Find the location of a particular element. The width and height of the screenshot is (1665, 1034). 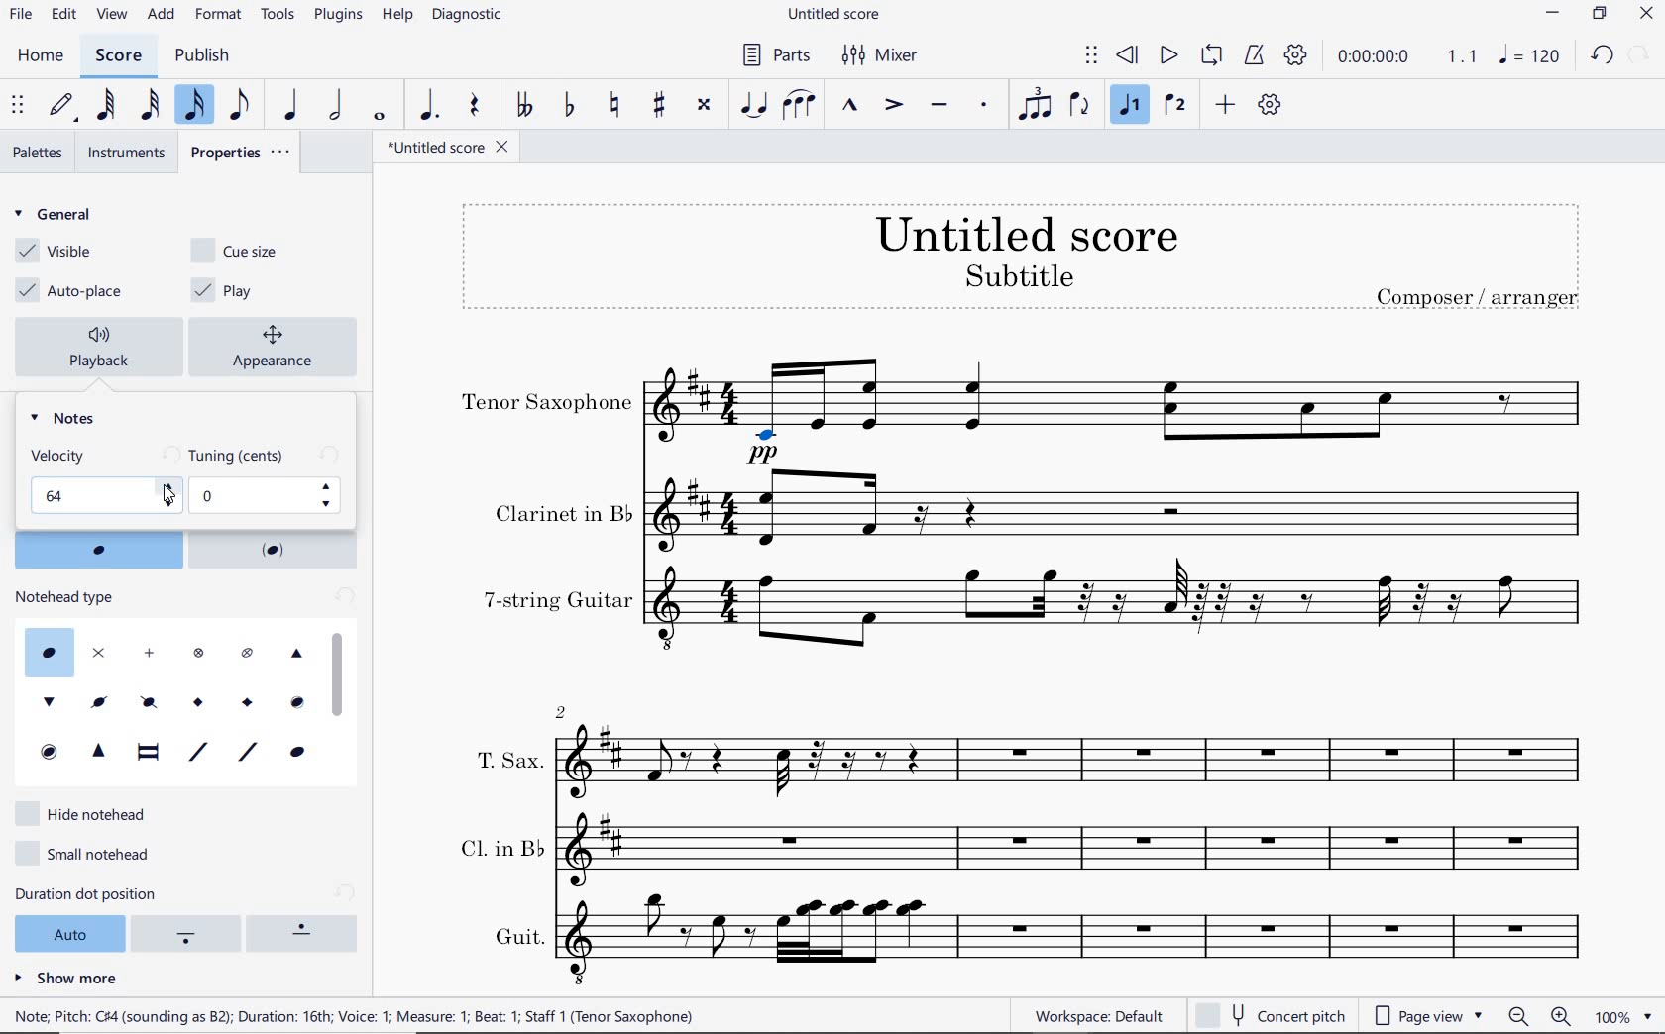

decrease is located at coordinates (167, 504).